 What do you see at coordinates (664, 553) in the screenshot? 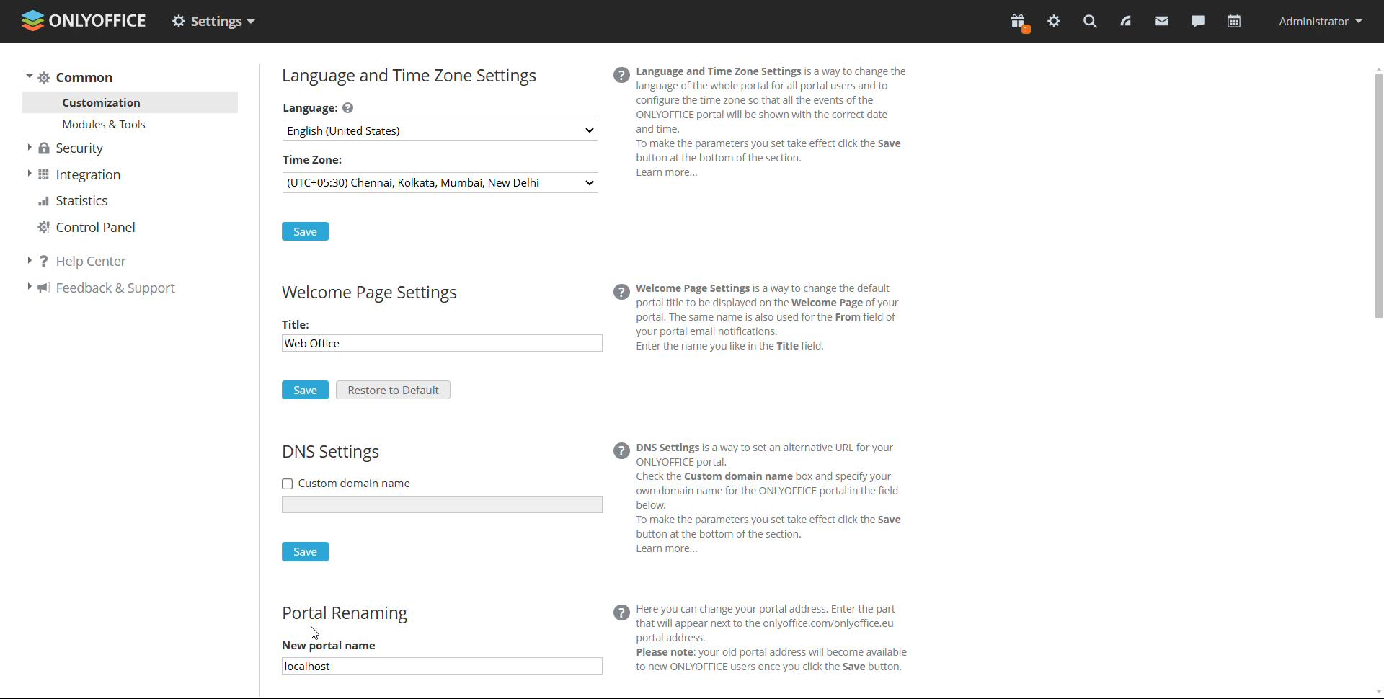
I see `learn more` at bounding box center [664, 553].